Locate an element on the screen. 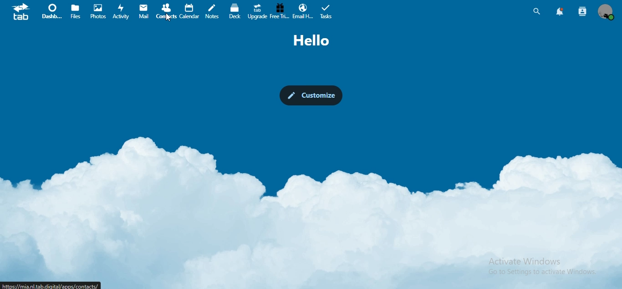  contact is located at coordinates (166, 11).